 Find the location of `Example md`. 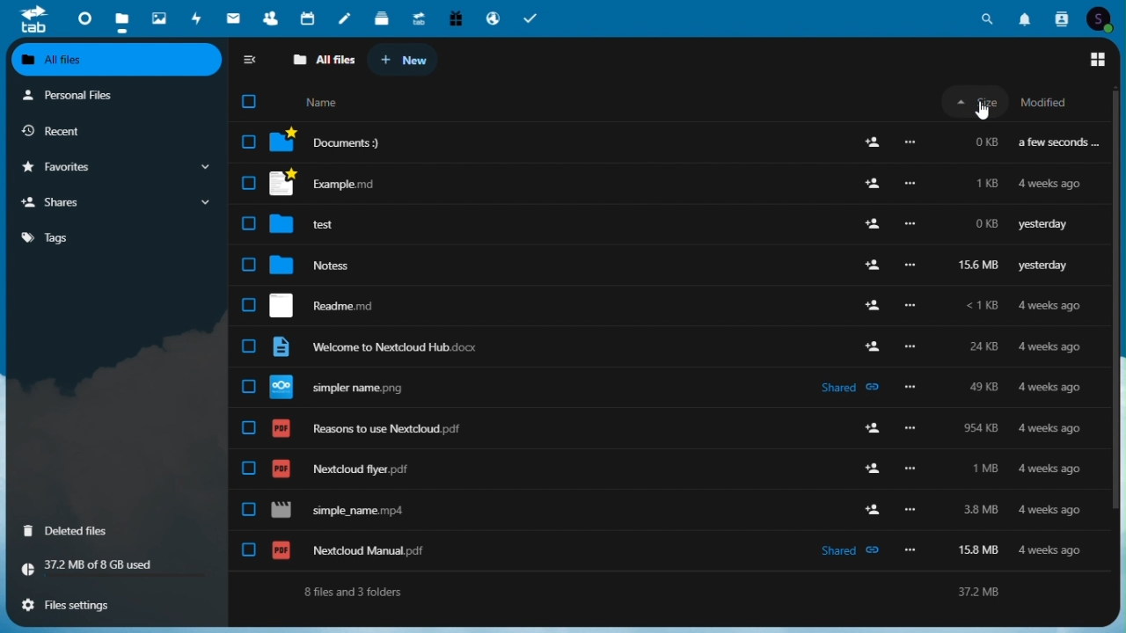

Example md is located at coordinates (665, 182).